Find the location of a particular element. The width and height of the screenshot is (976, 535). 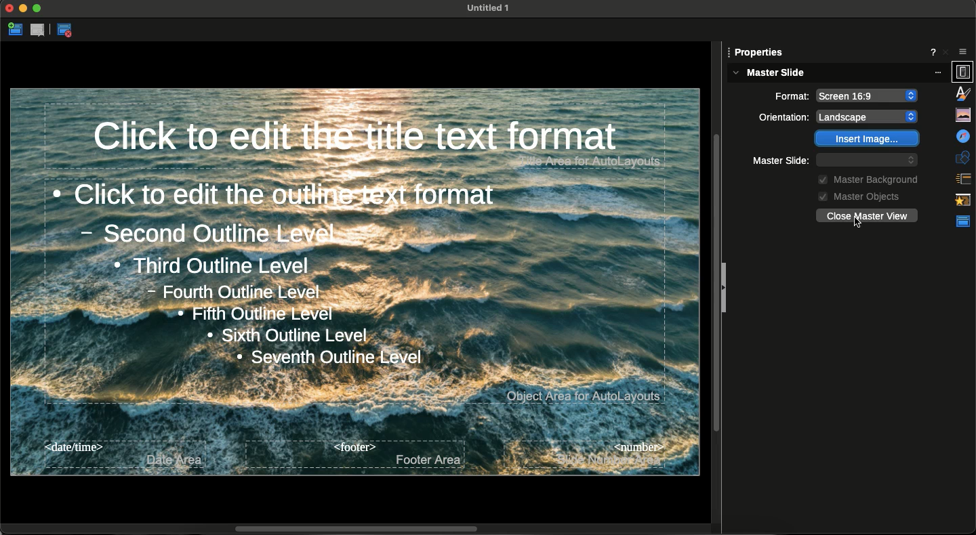

File name is located at coordinates (484, 7).